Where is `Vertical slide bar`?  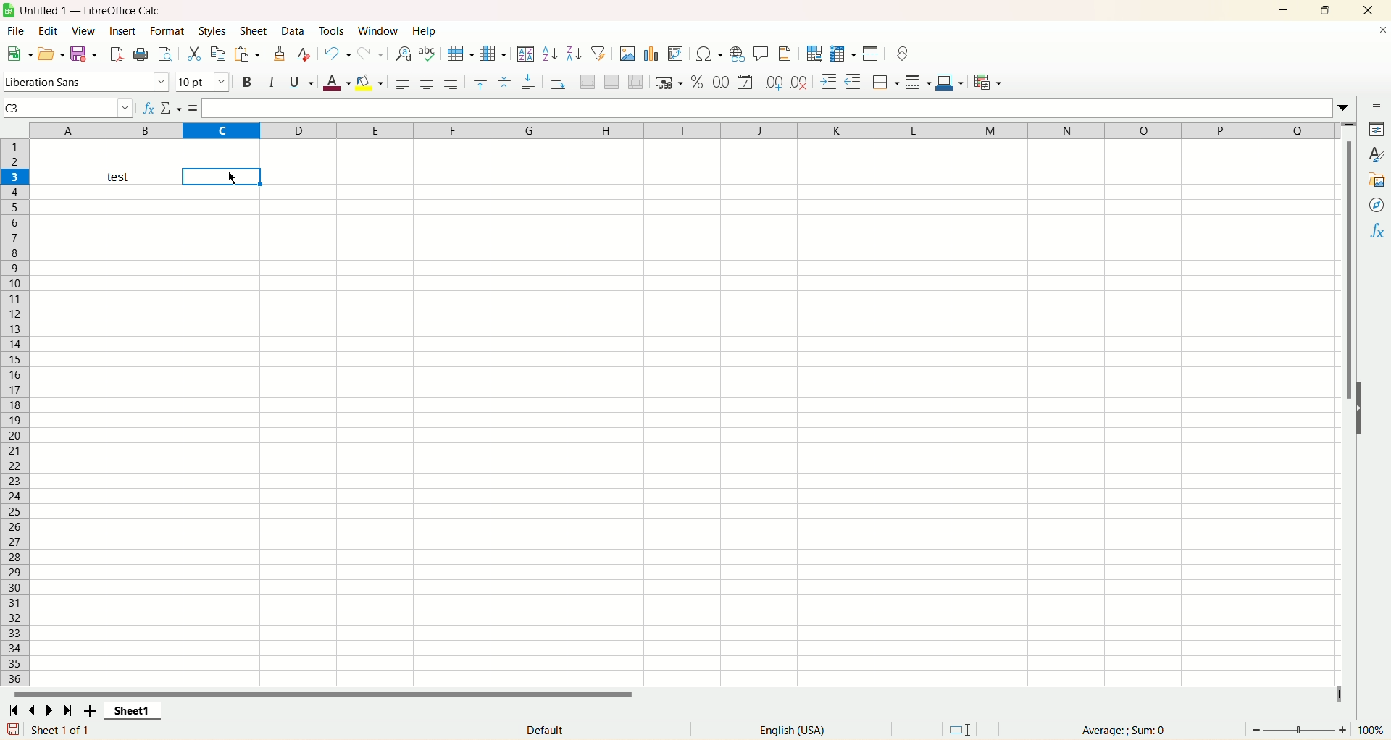 Vertical slide bar is located at coordinates (1348, 413).